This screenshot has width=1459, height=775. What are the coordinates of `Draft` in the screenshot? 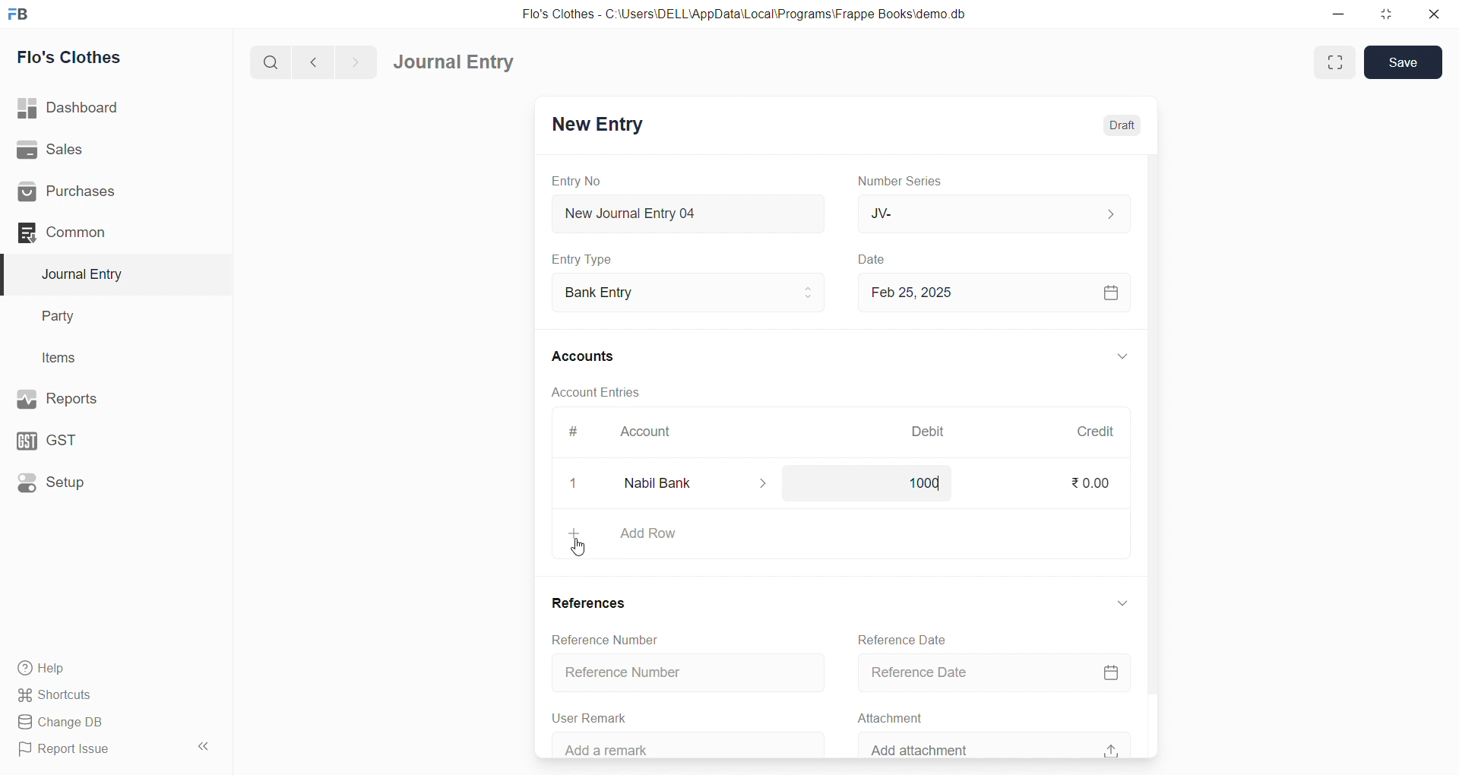 It's located at (1112, 125).